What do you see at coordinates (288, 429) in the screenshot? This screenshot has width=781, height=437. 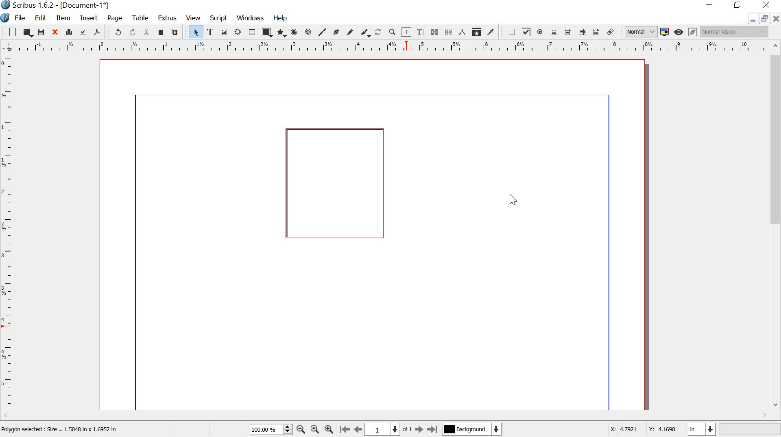 I see `zoom in and out` at bounding box center [288, 429].